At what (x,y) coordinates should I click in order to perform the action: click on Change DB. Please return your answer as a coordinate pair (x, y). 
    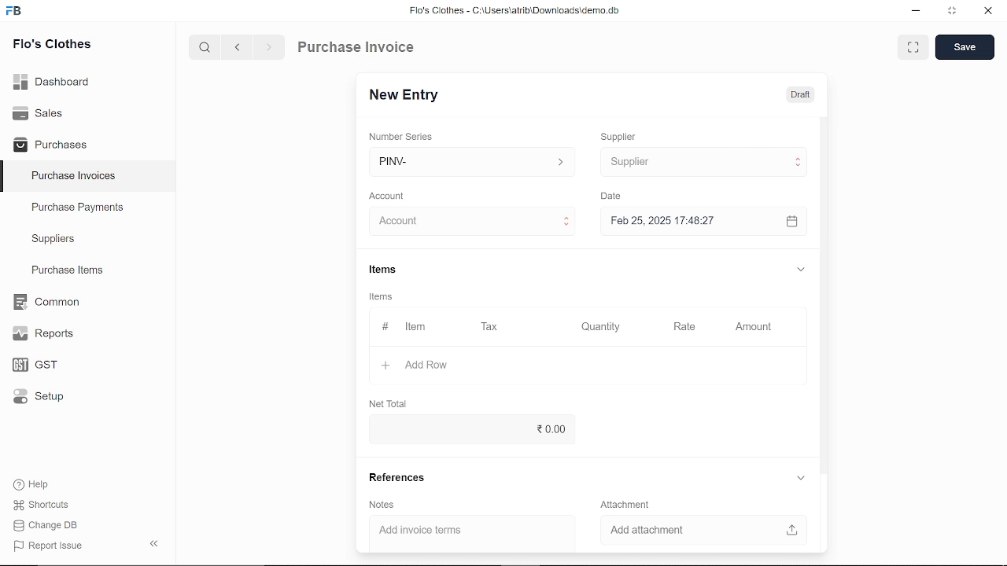
    Looking at the image, I should click on (46, 527).